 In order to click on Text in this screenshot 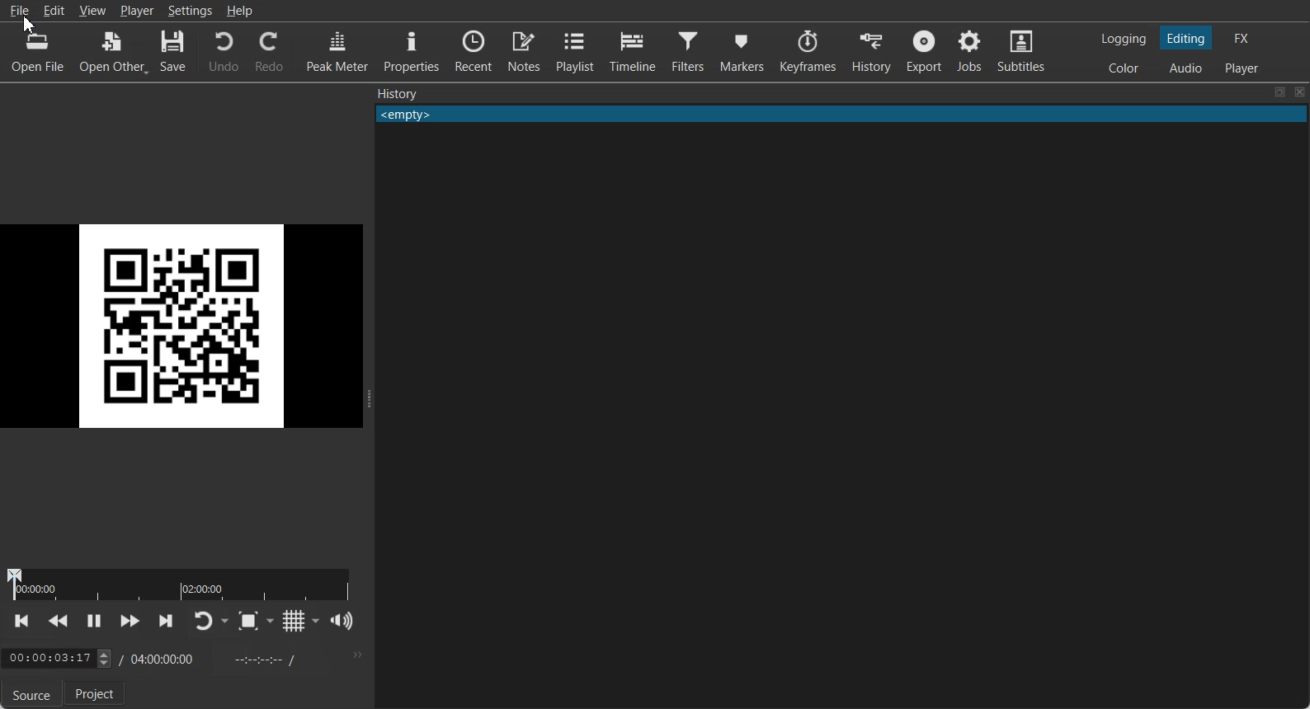, I will do `click(841, 115)`.